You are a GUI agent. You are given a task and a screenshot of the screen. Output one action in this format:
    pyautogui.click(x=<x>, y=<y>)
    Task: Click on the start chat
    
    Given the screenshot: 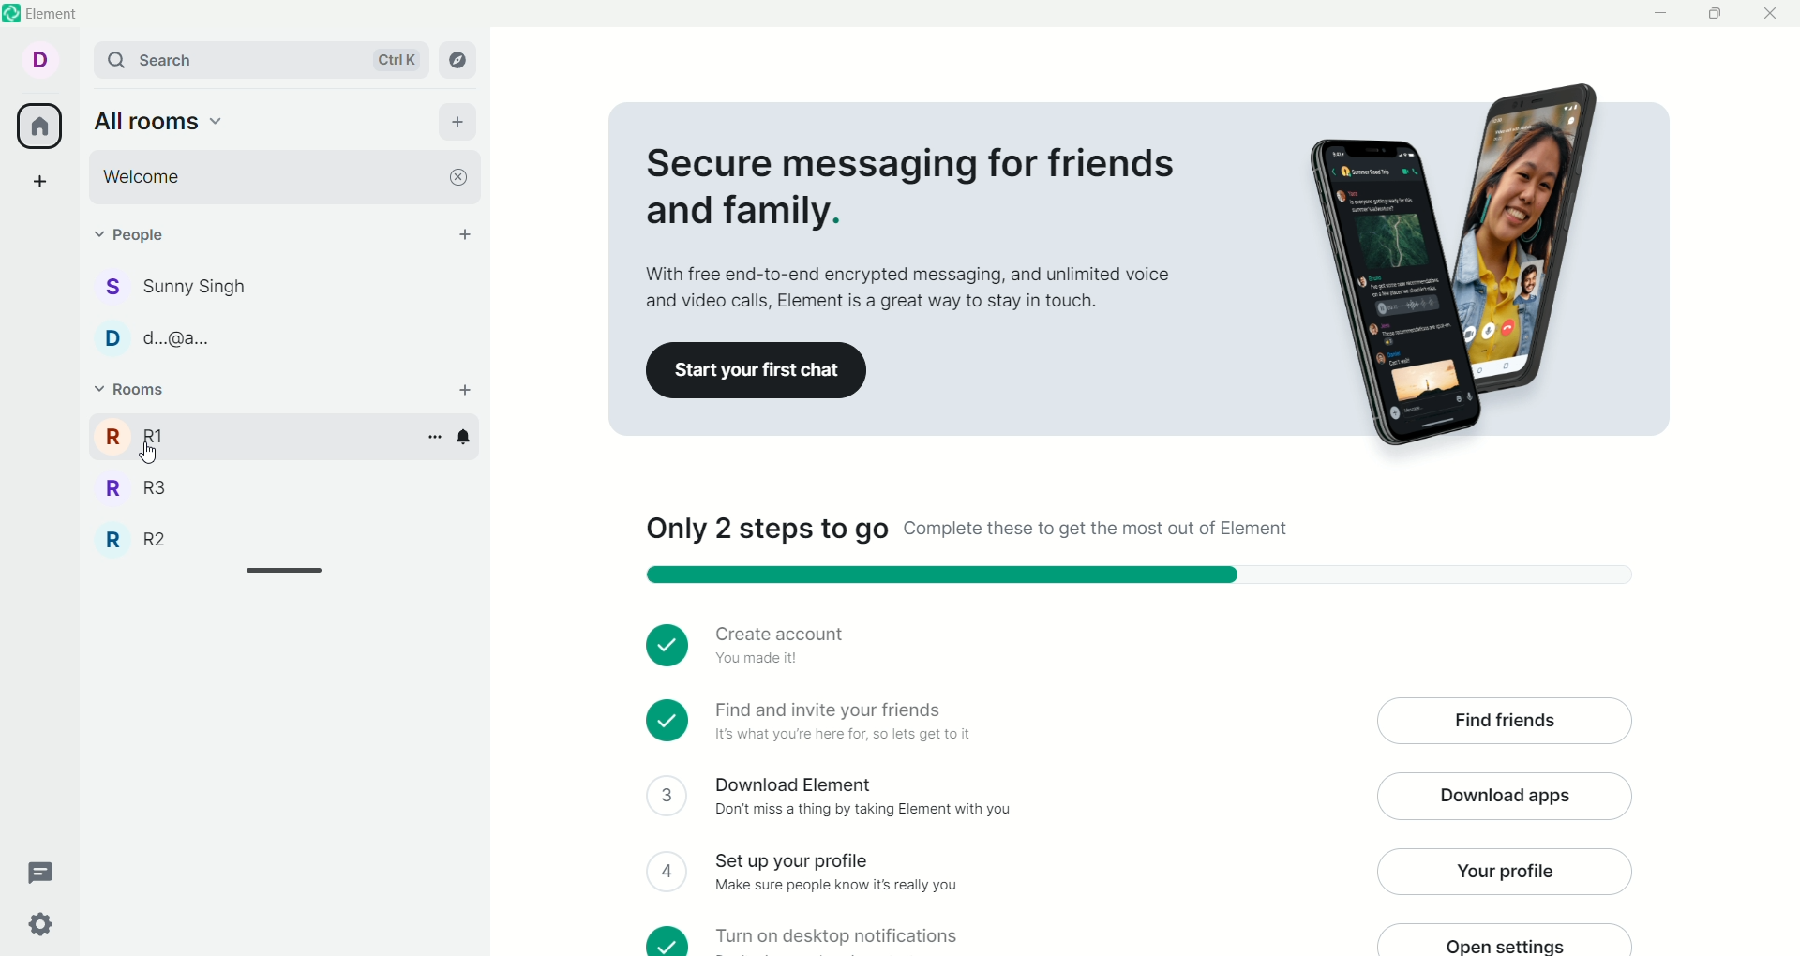 What is the action you would take?
    pyautogui.click(x=465, y=233)
    